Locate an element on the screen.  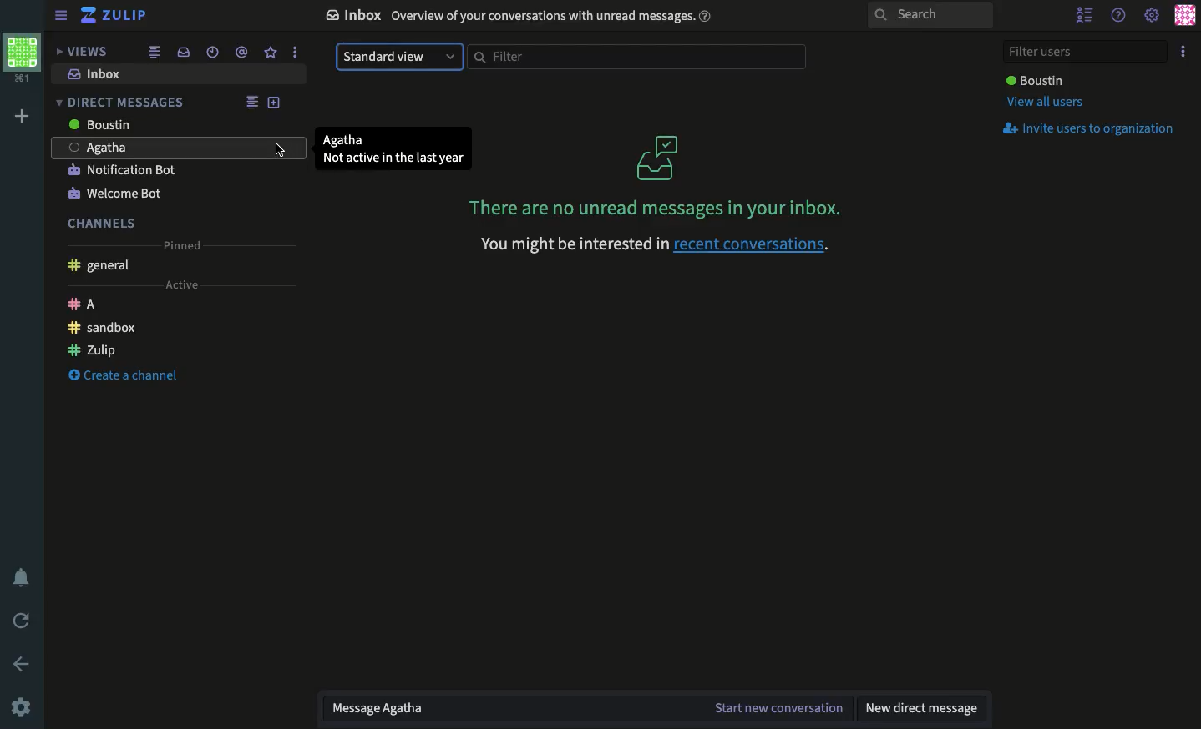
Create a channel is located at coordinates (122, 377).